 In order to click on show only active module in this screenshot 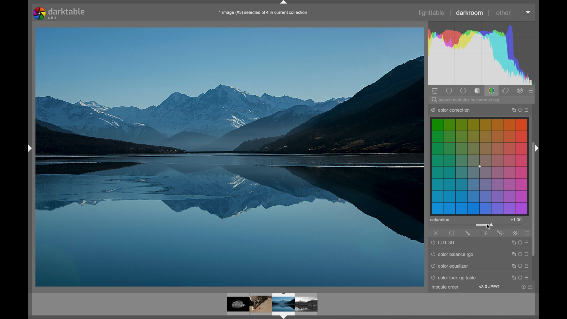, I will do `click(450, 91)`.